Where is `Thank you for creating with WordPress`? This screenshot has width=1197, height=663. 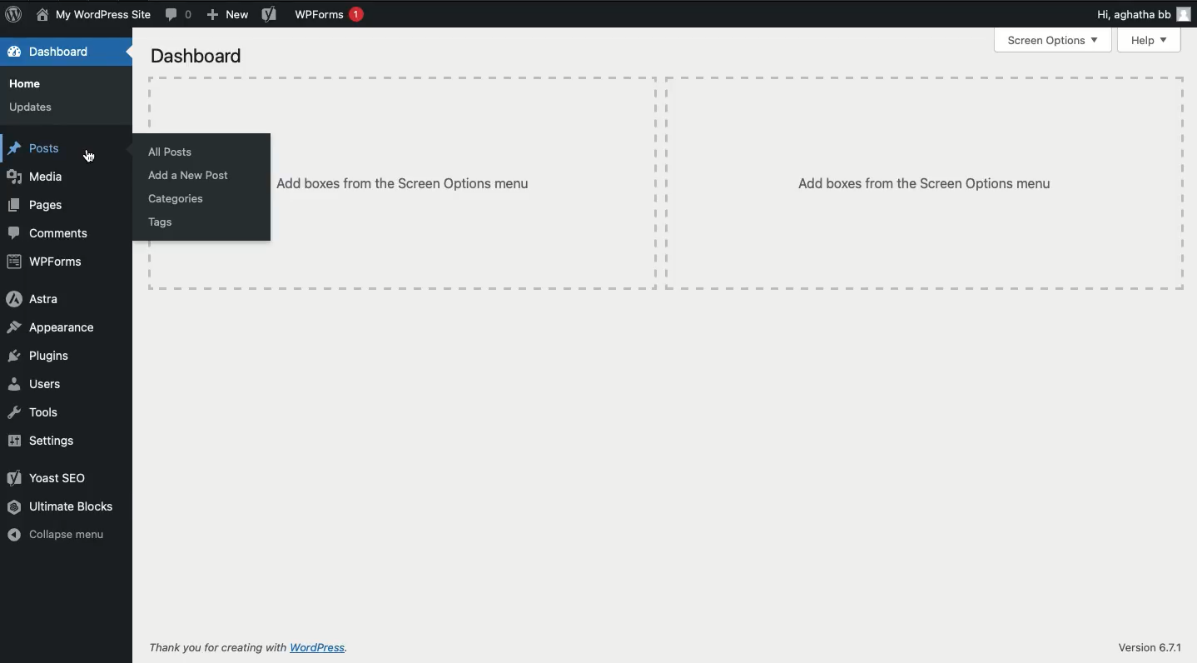 Thank you for creating with WordPress is located at coordinates (251, 650).